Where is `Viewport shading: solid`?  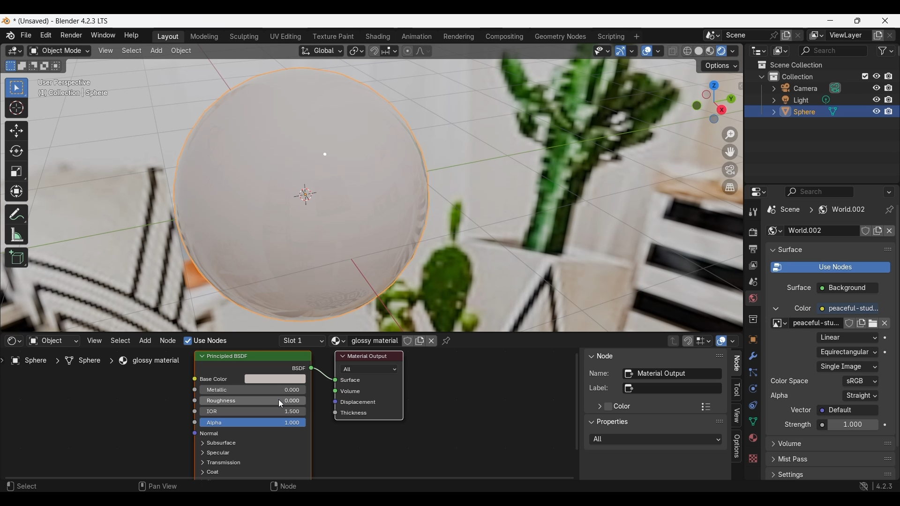
Viewport shading: solid is located at coordinates (698, 51).